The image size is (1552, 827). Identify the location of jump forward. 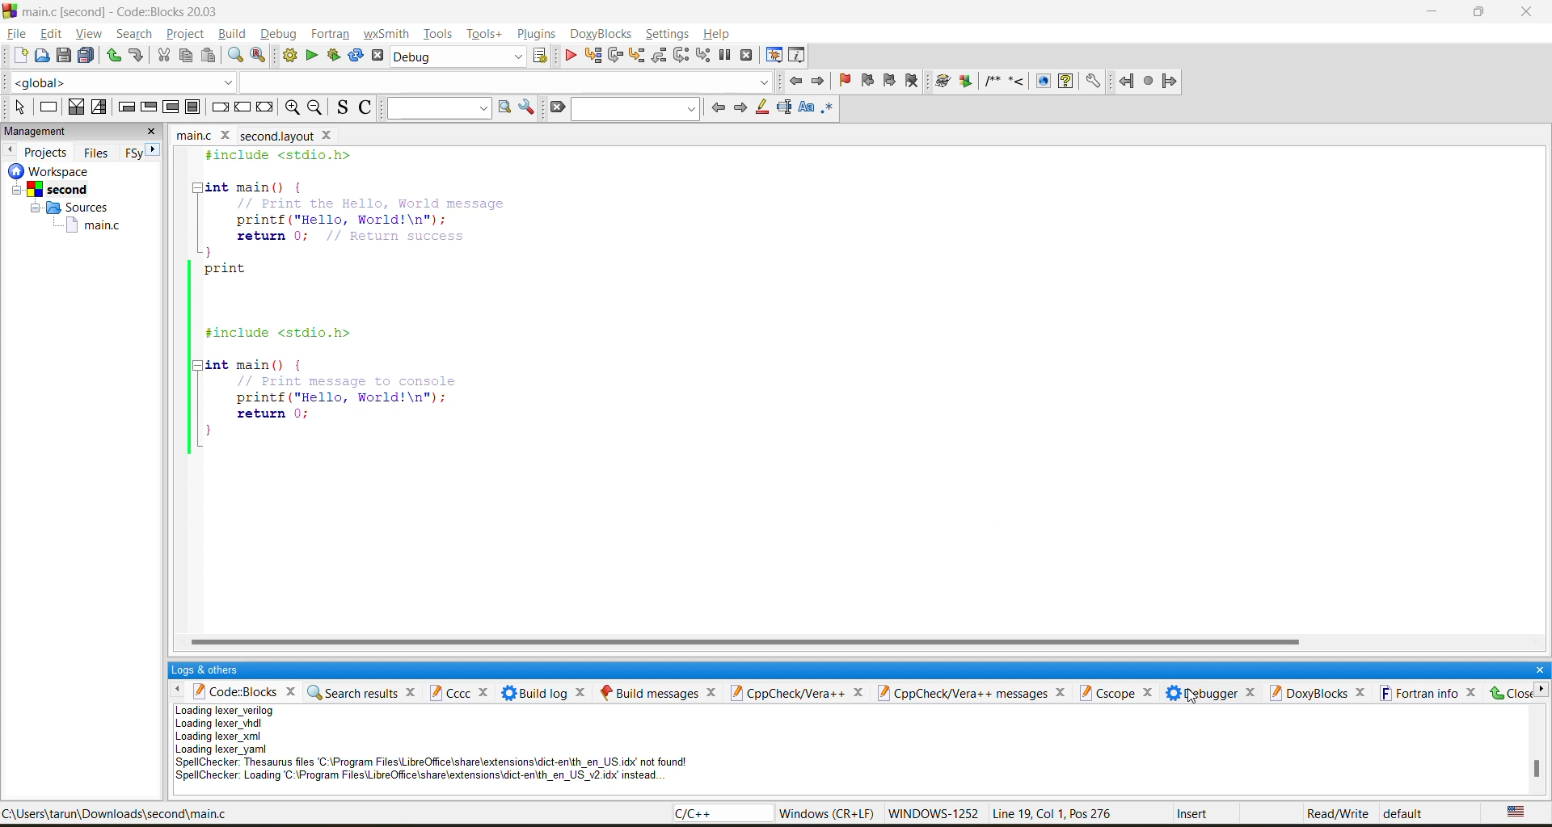
(819, 80).